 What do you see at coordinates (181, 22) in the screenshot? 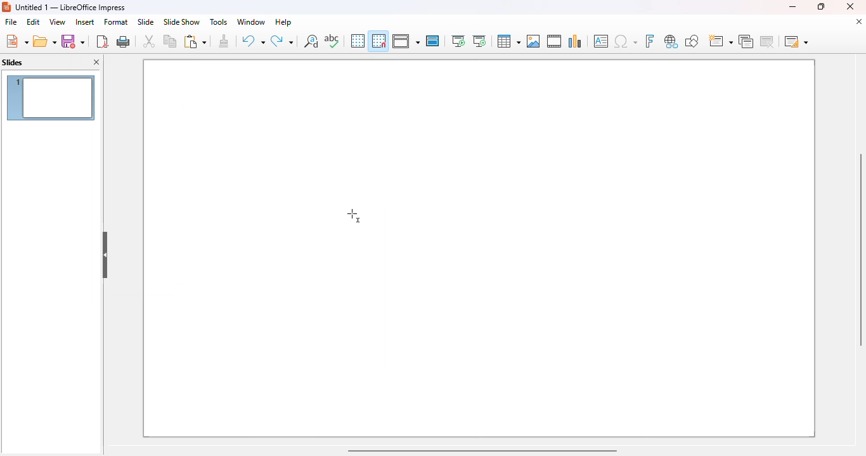
I see `slide show` at bounding box center [181, 22].